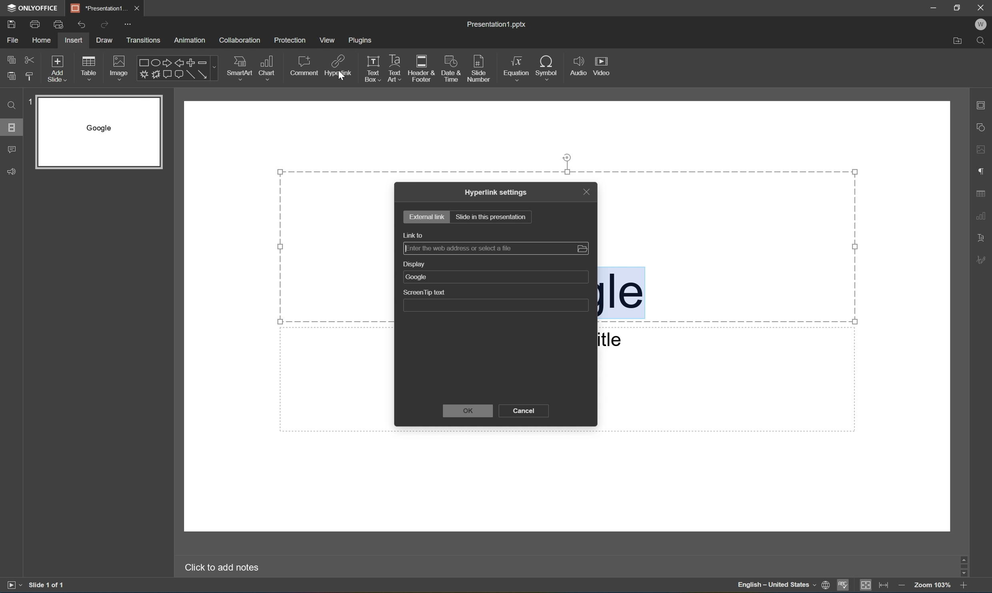 The width and height of the screenshot is (992, 593). Describe the element at coordinates (94, 132) in the screenshot. I see `Slide 1` at that location.